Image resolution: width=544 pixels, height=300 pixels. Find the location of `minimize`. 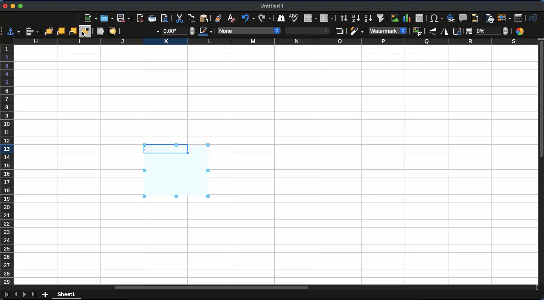

minimize is located at coordinates (12, 6).